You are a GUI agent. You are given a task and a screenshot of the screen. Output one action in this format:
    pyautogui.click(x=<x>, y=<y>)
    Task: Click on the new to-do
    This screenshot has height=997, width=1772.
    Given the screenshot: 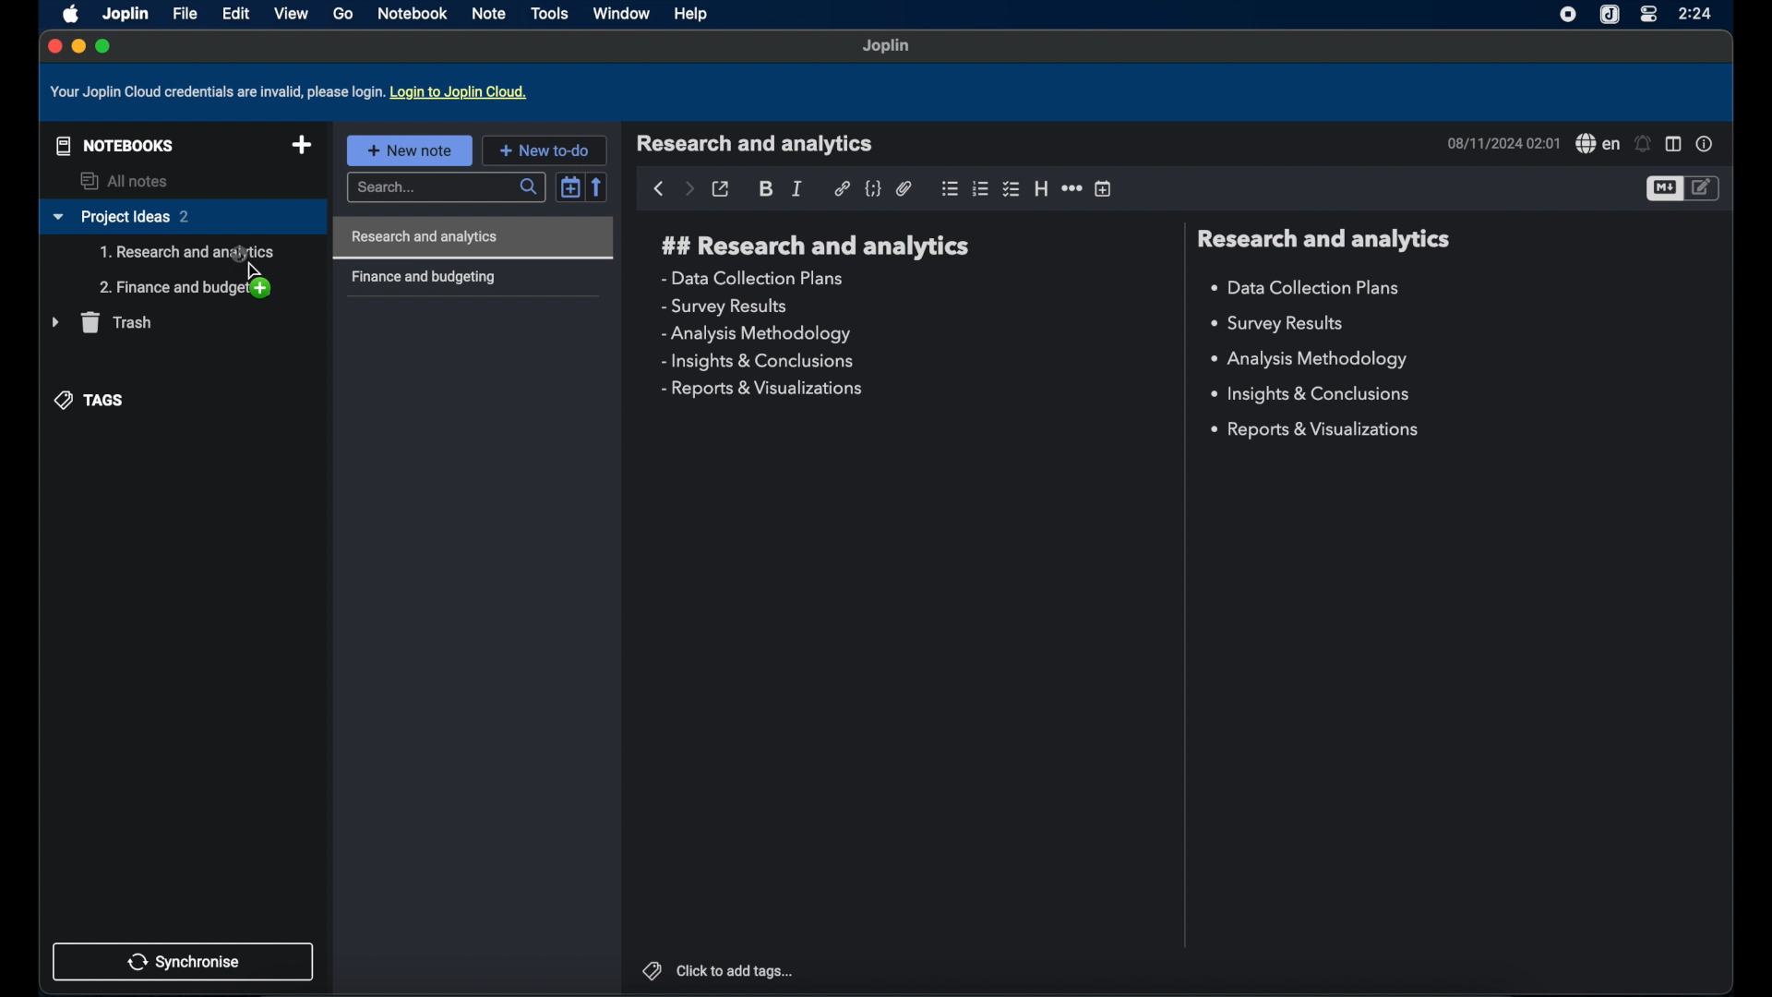 What is the action you would take?
    pyautogui.click(x=545, y=150)
    